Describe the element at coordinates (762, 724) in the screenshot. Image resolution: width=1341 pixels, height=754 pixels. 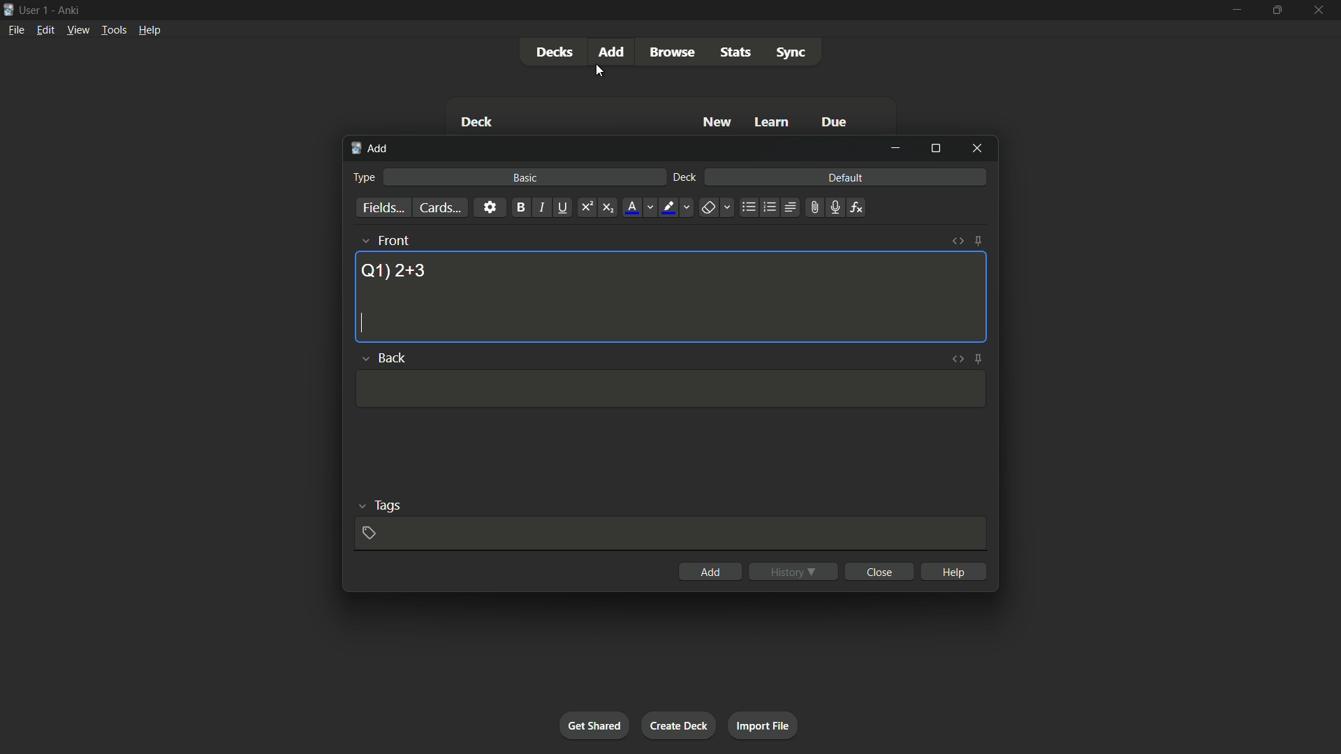
I see `import file` at that location.